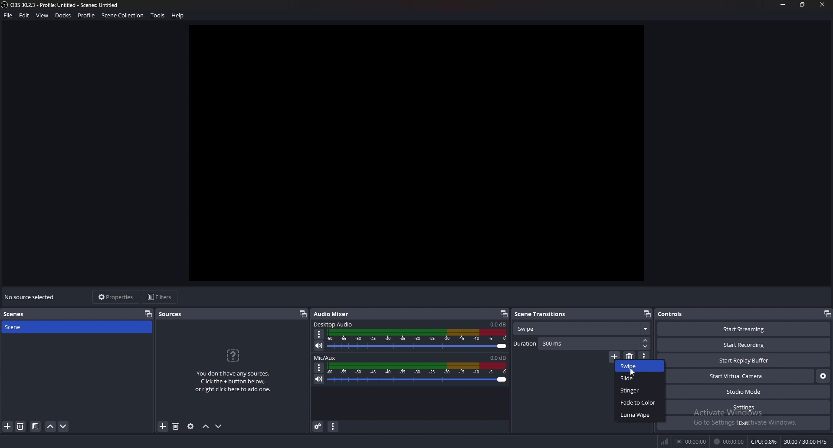  Describe the element at coordinates (29, 327) in the screenshot. I see `scene` at that location.